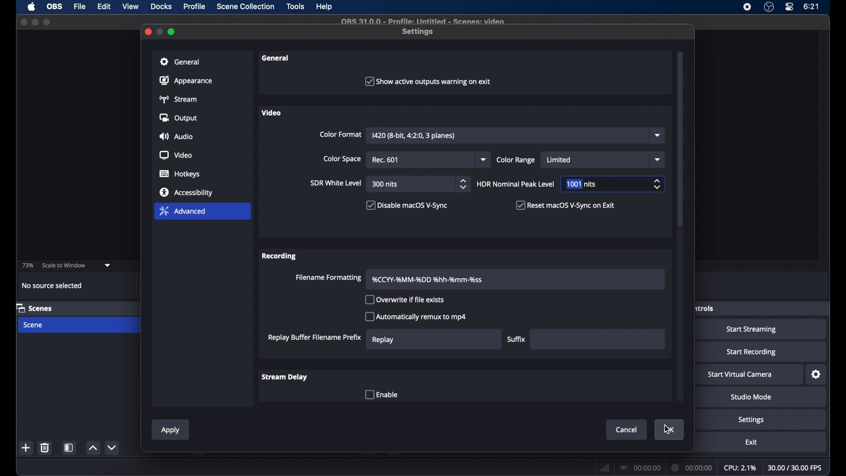 This screenshot has height=476, width=846. Describe the element at coordinates (271, 113) in the screenshot. I see `video` at that location.